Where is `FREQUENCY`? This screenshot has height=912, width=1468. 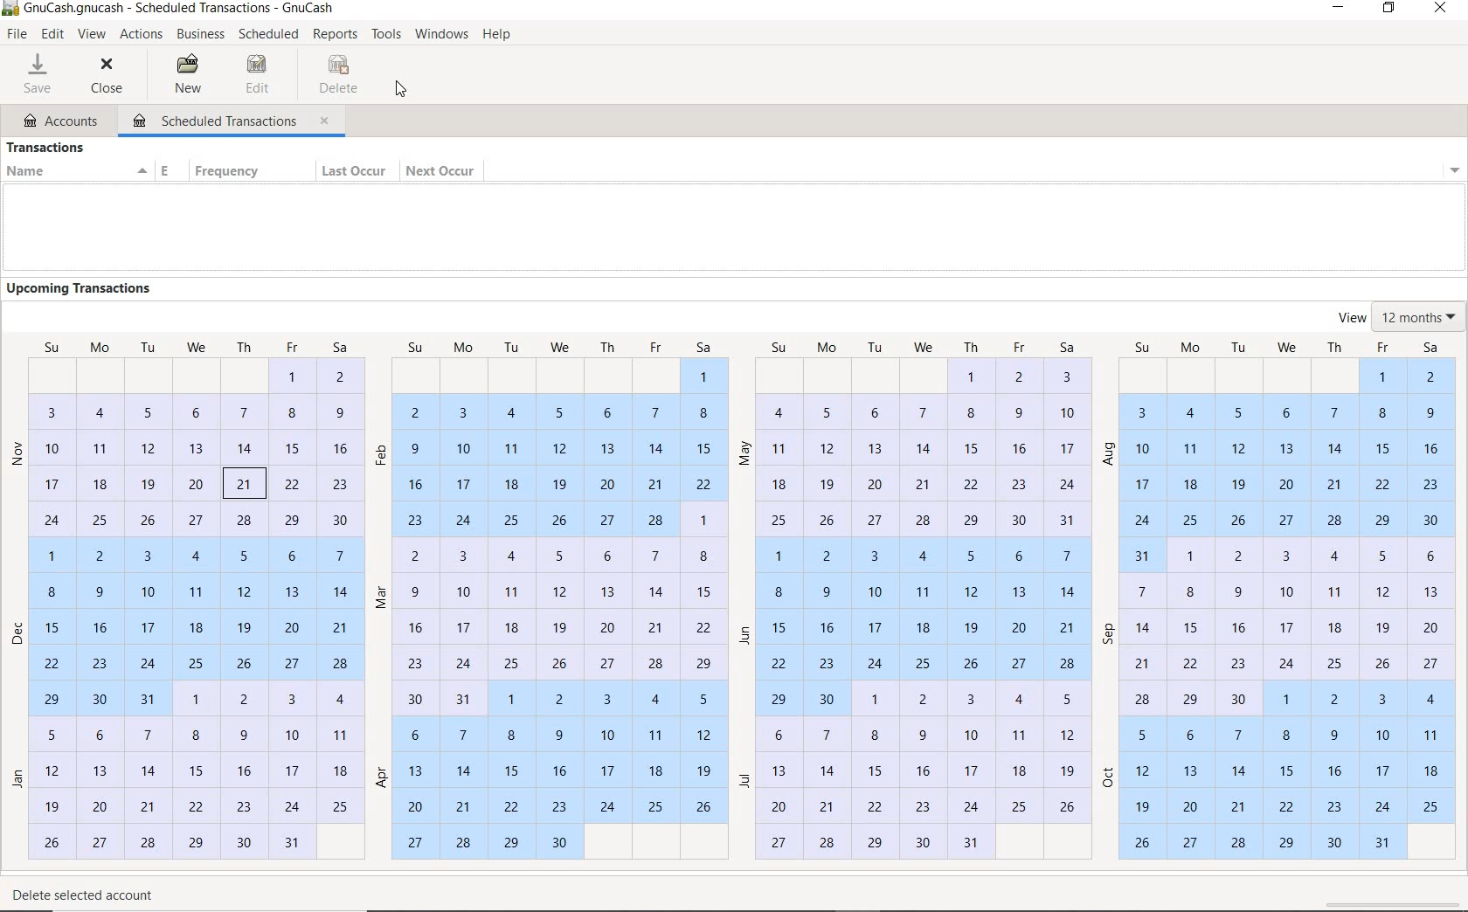
FREQUENCY is located at coordinates (229, 173).